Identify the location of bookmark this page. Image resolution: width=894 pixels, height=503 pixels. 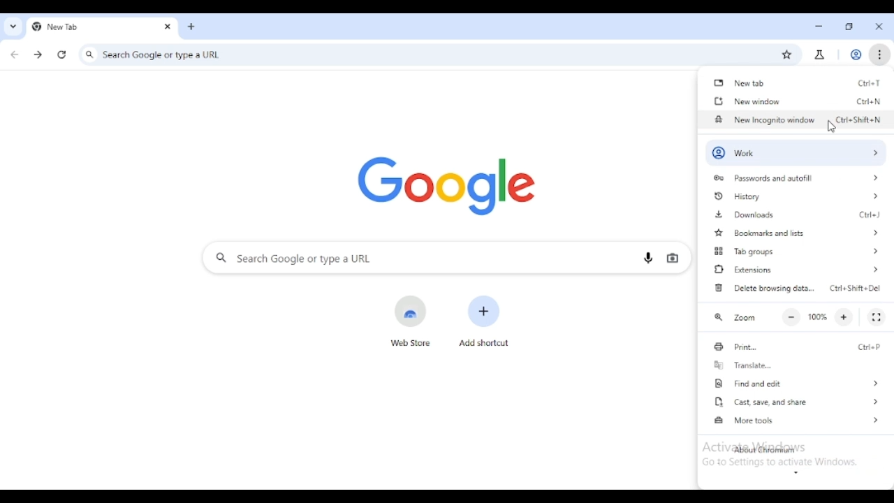
(786, 55).